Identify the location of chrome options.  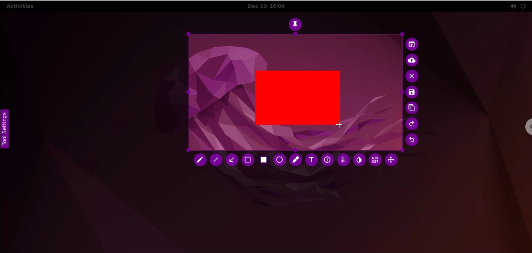
(523, 130).